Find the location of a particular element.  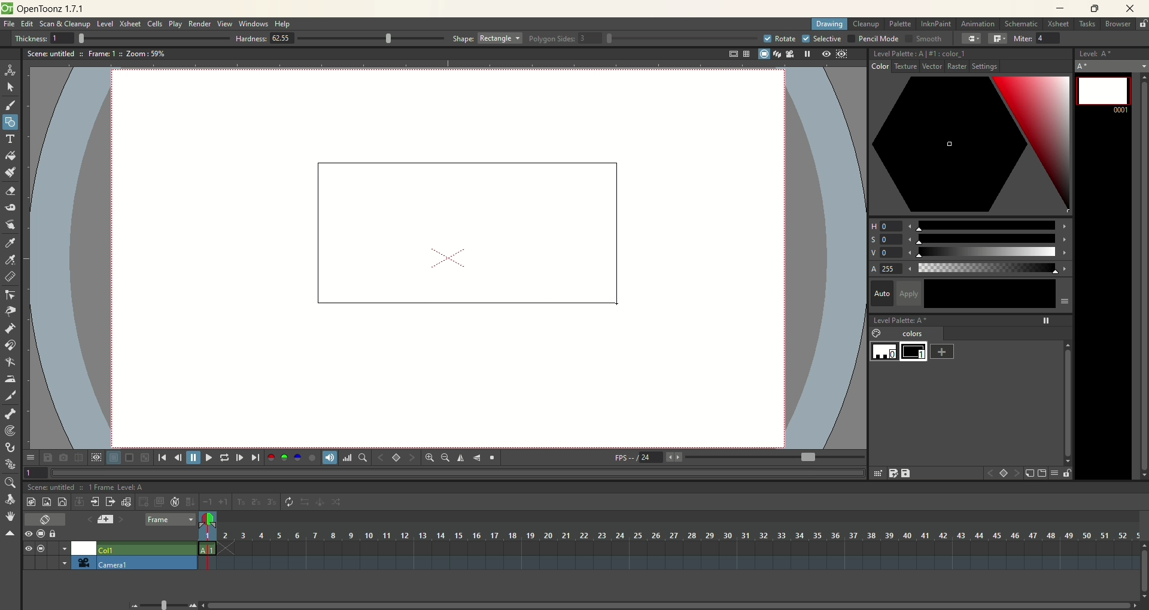

set key is located at coordinates (396, 457).